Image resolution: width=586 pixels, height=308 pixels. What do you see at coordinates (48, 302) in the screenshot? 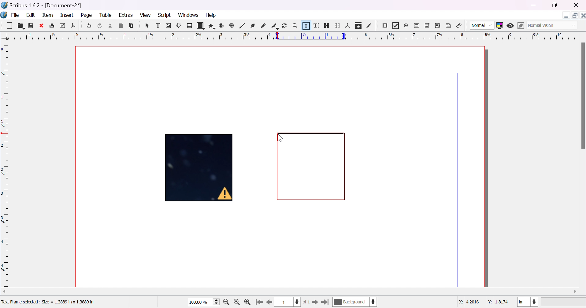
I see `Text Frame selected : Size = 1.3889 in x 1.3889 in` at bounding box center [48, 302].